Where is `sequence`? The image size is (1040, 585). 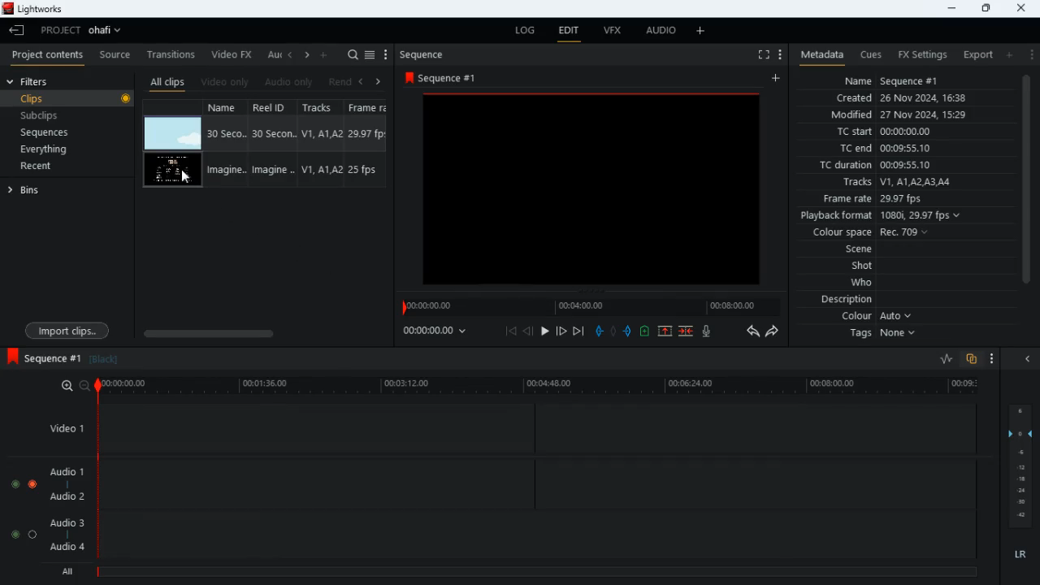 sequence is located at coordinates (453, 77).